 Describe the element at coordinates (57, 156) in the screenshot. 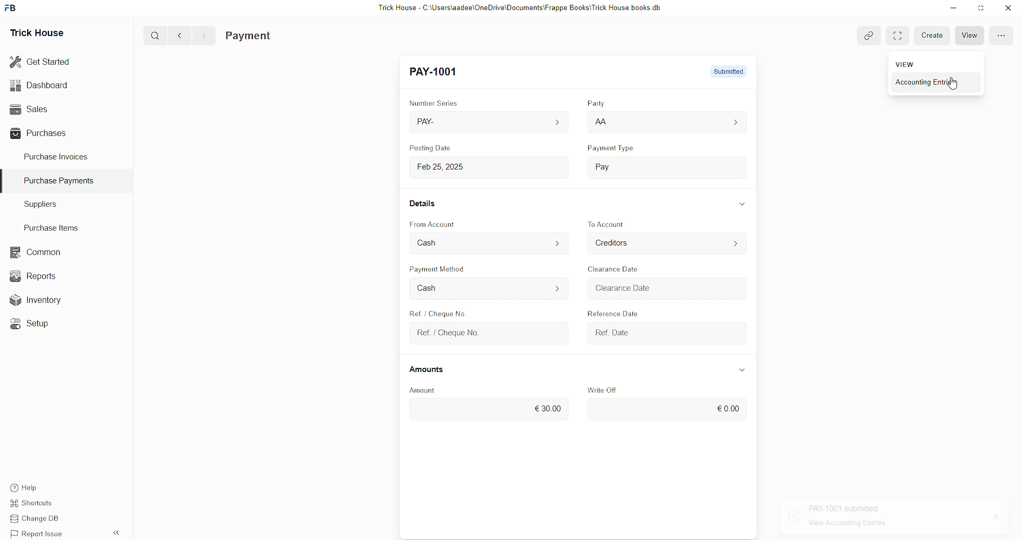

I see `Purchase Invoices` at that location.